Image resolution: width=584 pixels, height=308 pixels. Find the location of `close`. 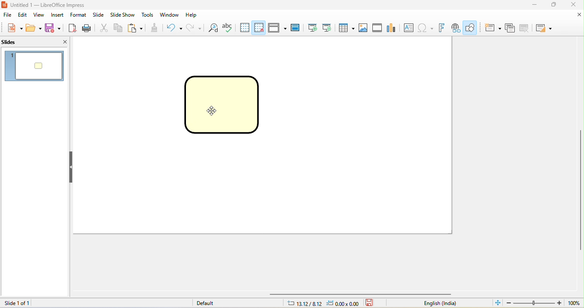

close is located at coordinates (573, 16).